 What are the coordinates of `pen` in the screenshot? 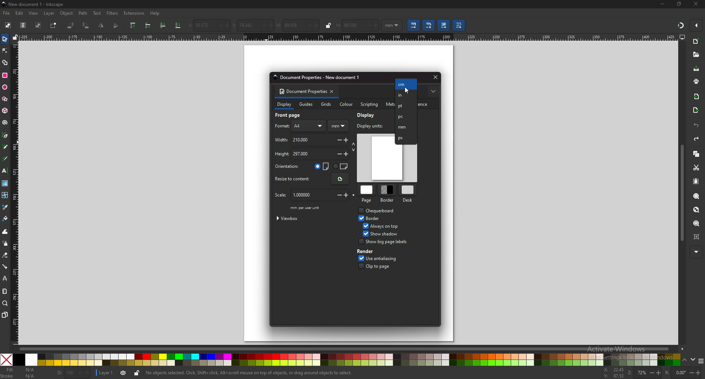 It's located at (5, 135).